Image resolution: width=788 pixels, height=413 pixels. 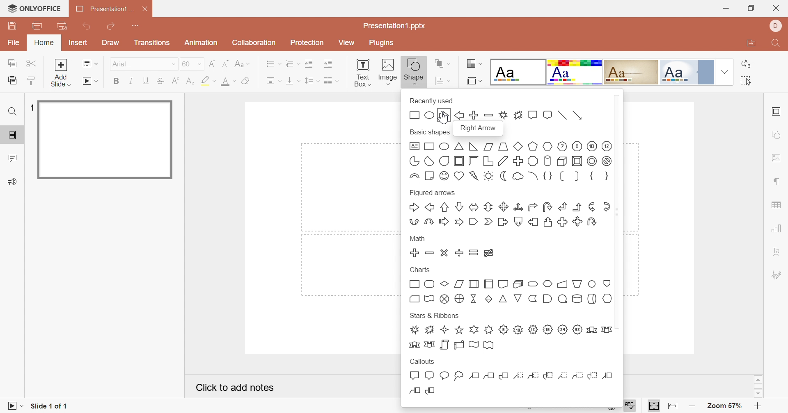 What do you see at coordinates (423, 361) in the screenshot?
I see `Callouts` at bounding box center [423, 361].